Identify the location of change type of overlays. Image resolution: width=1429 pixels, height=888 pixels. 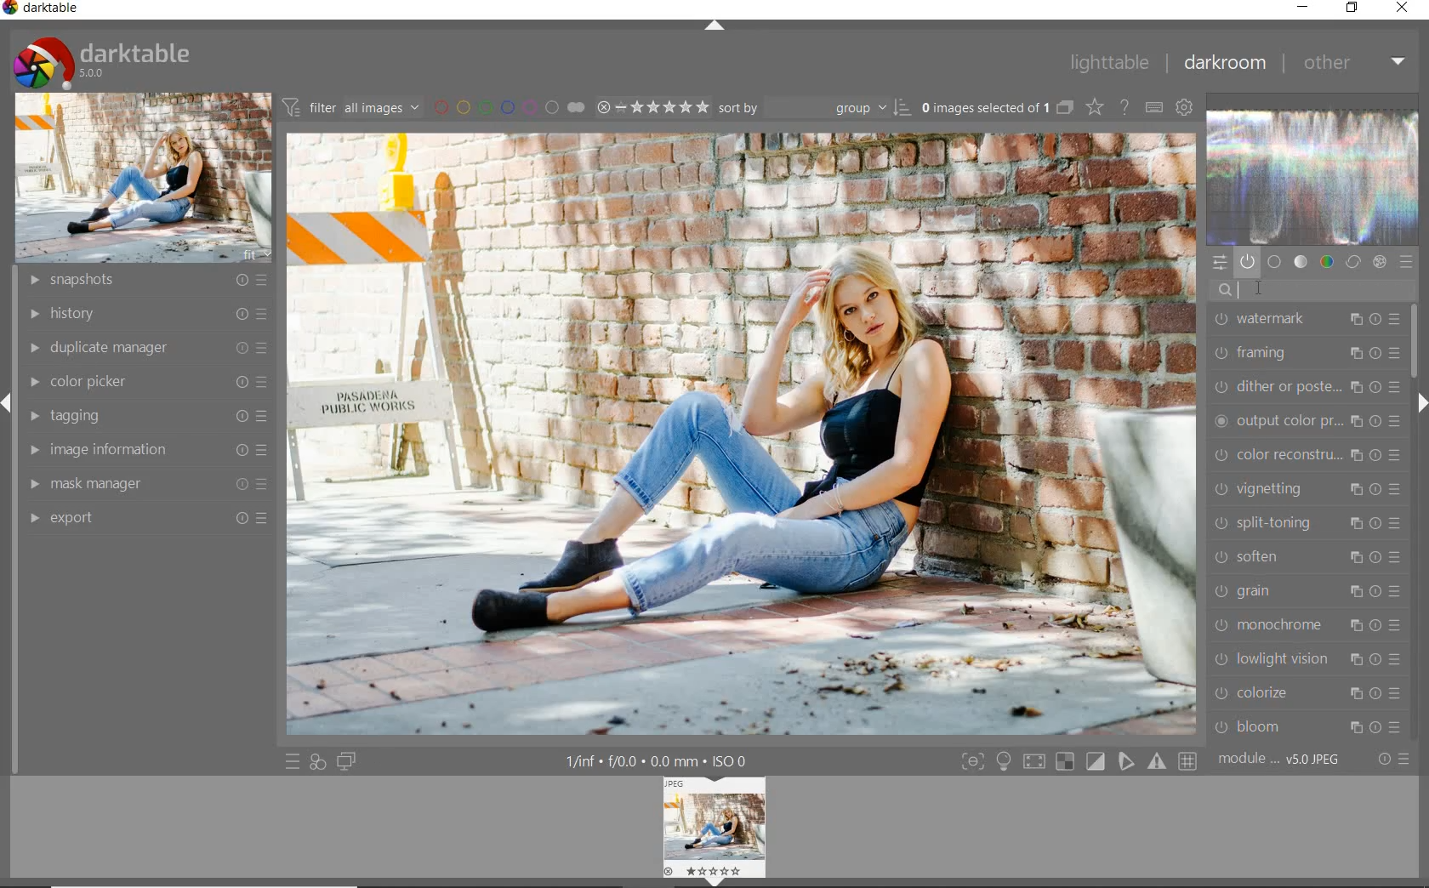
(1094, 109).